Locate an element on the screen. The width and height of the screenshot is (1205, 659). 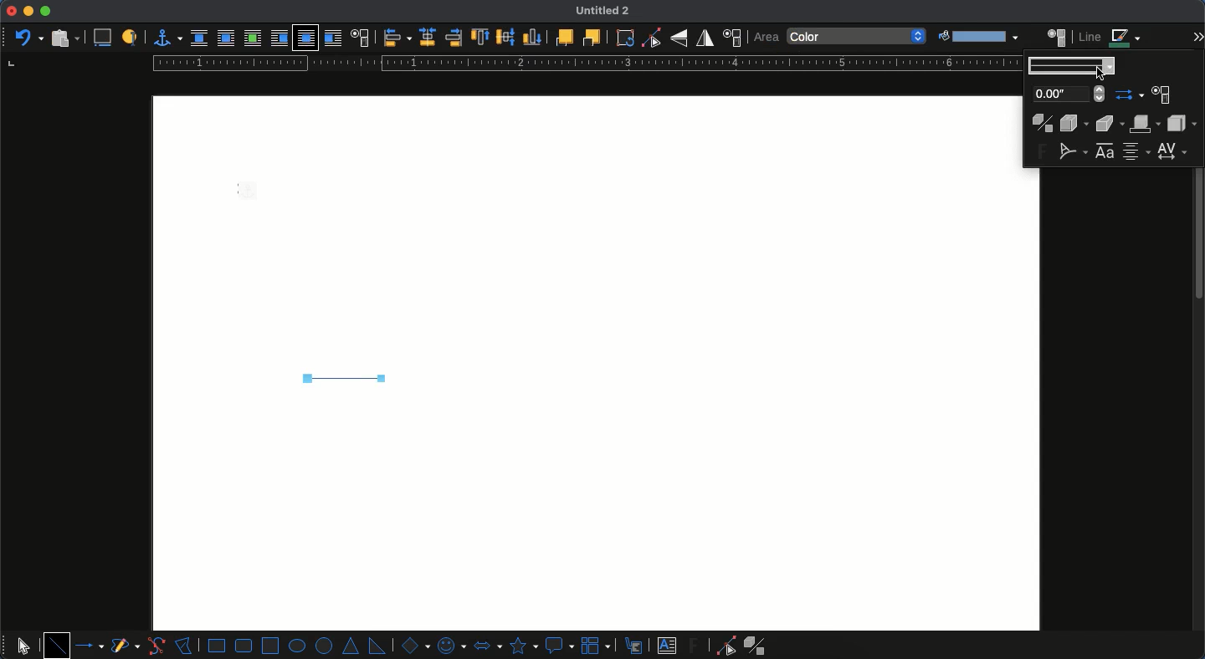
color is located at coordinates (858, 37).